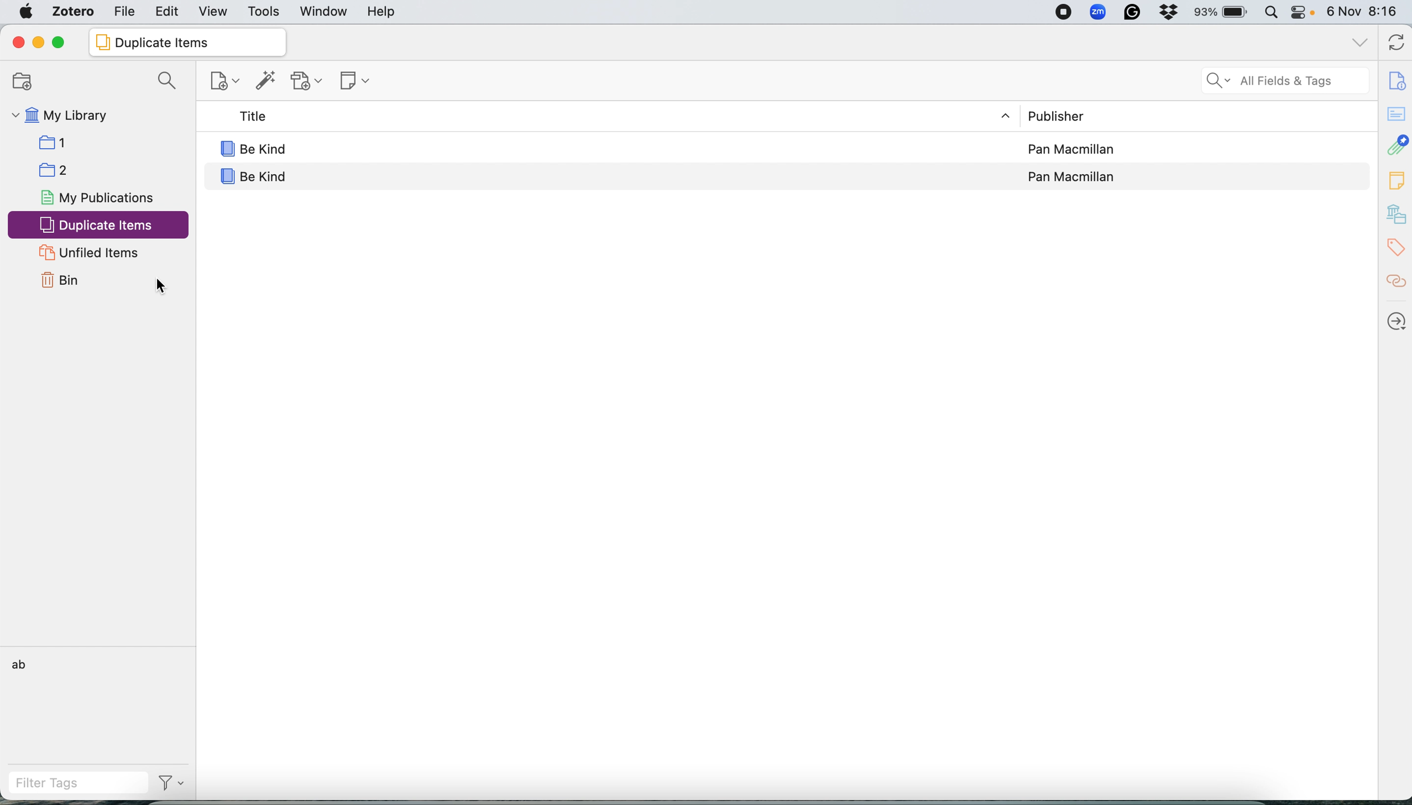  Describe the element at coordinates (1172, 12) in the screenshot. I see `drop box` at that location.